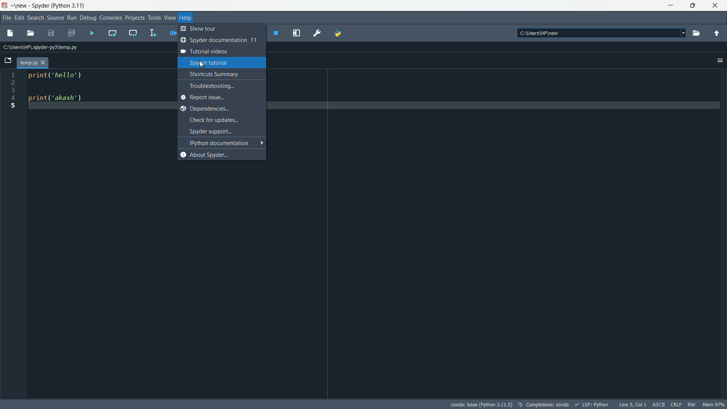  Describe the element at coordinates (35, 18) in the screenshot. I see `search menu` at that location.